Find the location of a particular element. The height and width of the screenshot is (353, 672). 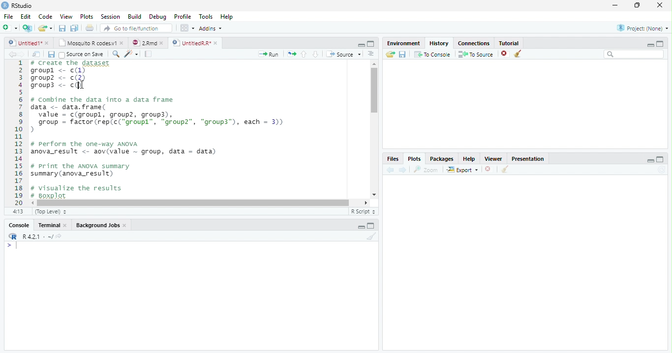

Minimize is located at coordinates (649, 45).